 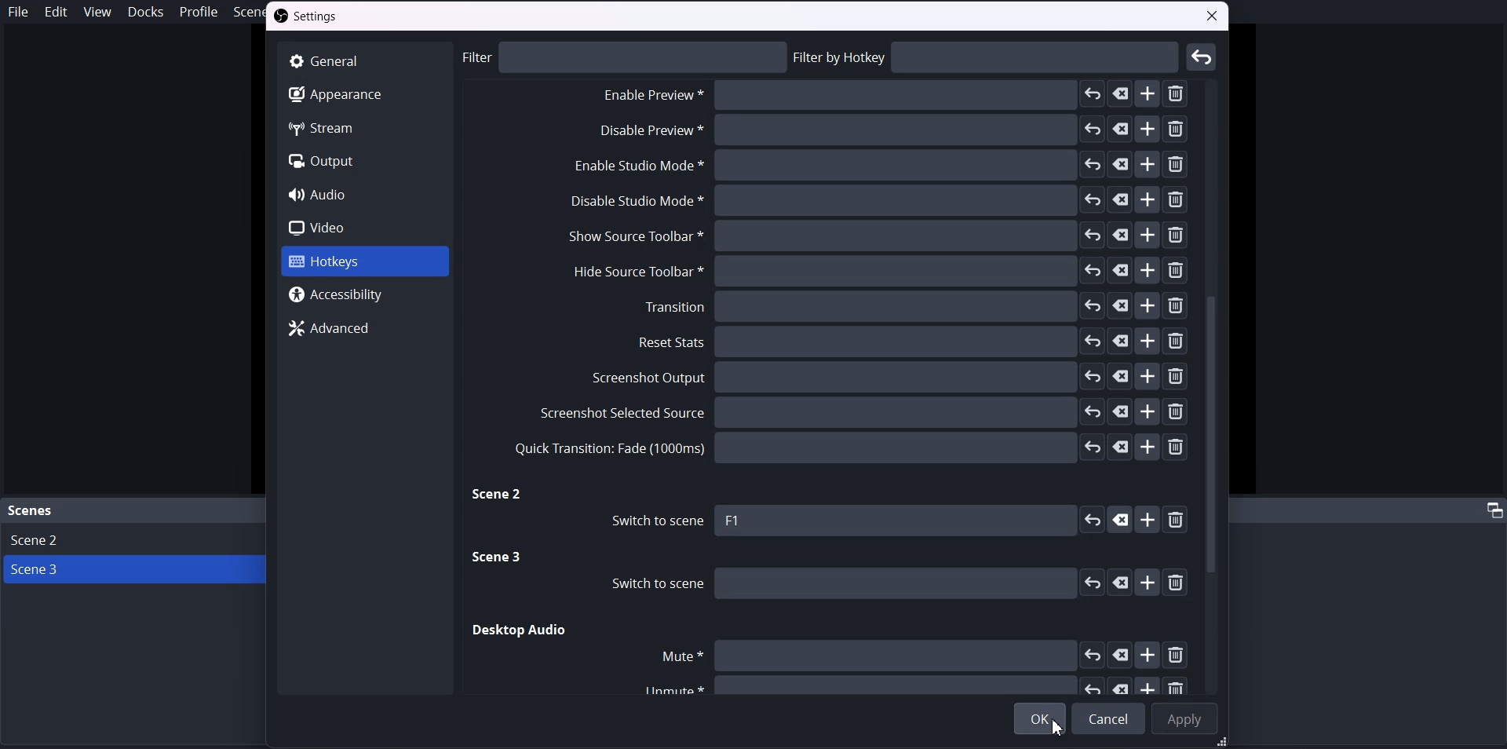 What do you see at coordinates (366, 294) in the screenshot?
I see `Accessibility` at bounding box center [366, 294].